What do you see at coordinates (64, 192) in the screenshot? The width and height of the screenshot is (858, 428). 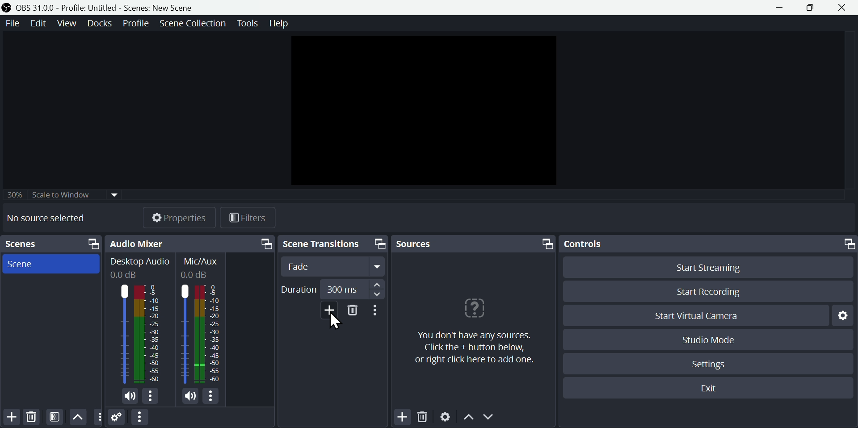 I see `` at bounding box center [64, 192].